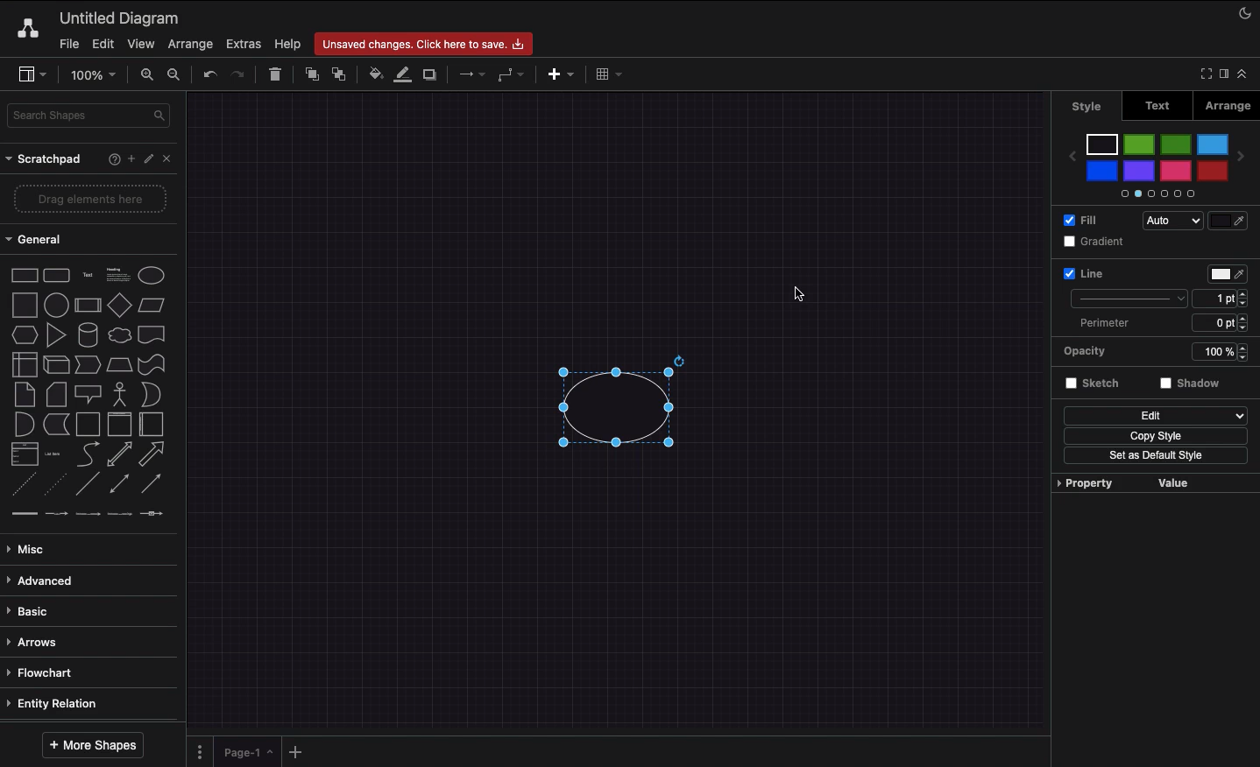  I want to click on Circle, so click(56, 303).